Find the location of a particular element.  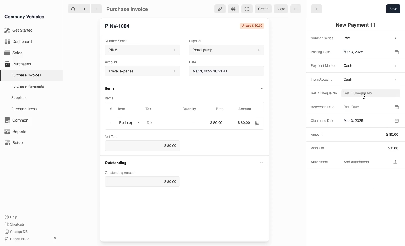

Purchases is located at coordinates (17, 65).